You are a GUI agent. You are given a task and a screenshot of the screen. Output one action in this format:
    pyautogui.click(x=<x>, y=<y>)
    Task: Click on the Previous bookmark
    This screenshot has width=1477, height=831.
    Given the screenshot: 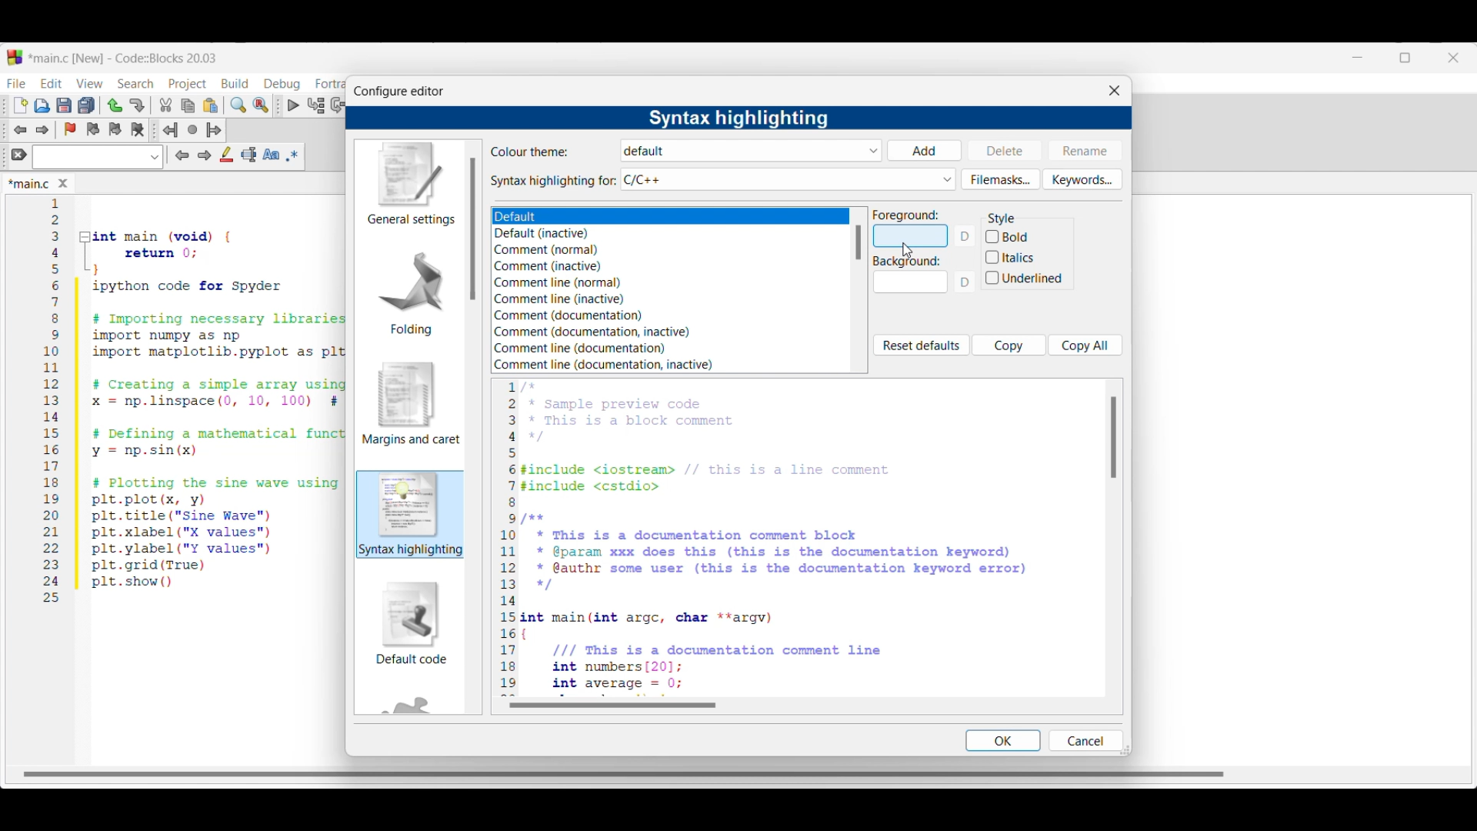 What is the action you would take?
    pyautogui.click(x=92, y=129)
    